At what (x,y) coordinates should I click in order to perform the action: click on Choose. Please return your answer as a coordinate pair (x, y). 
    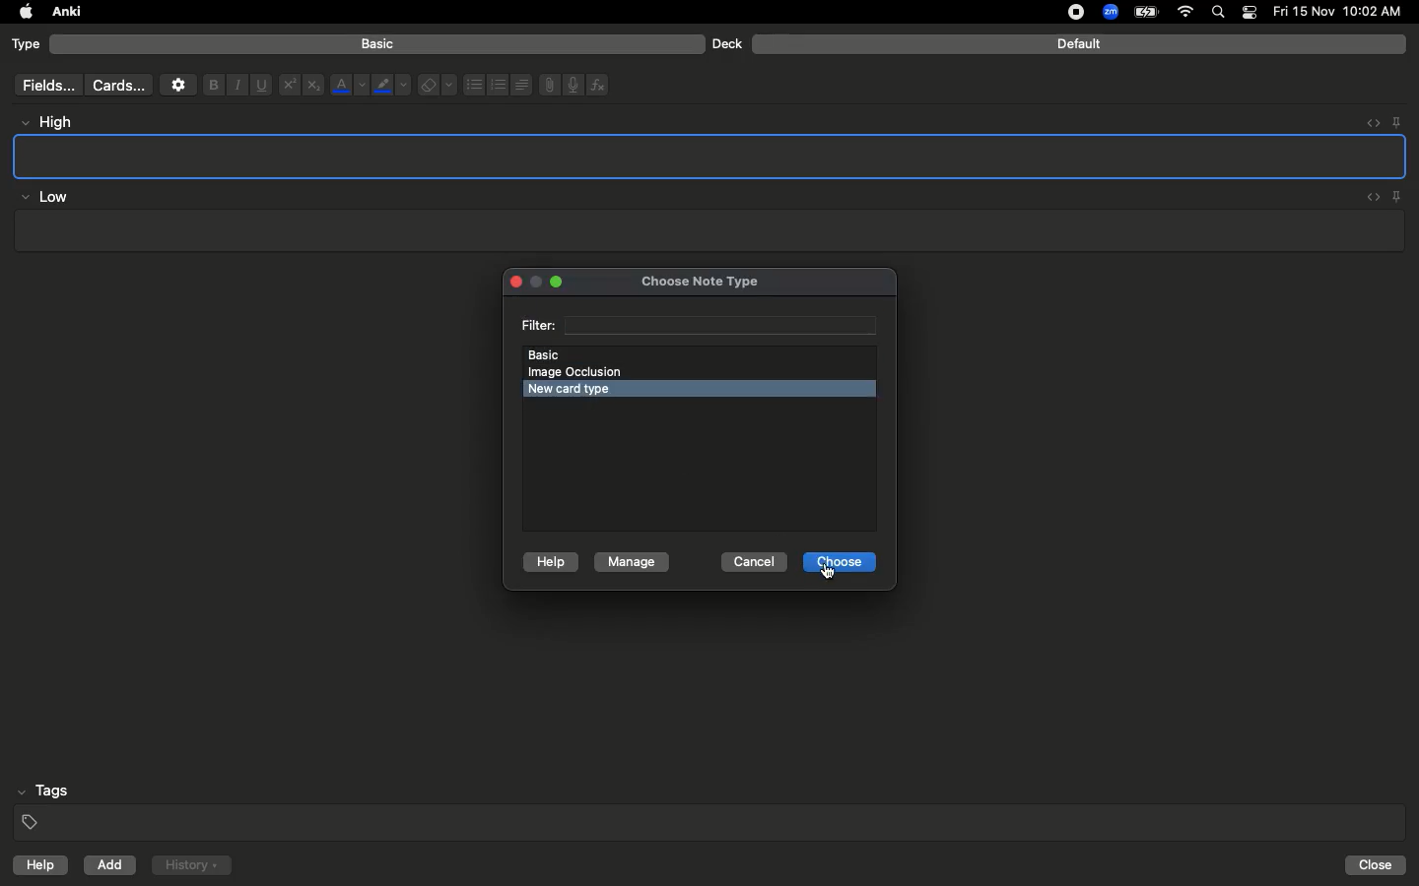
    Looking at the image, I should click on (840, 563).